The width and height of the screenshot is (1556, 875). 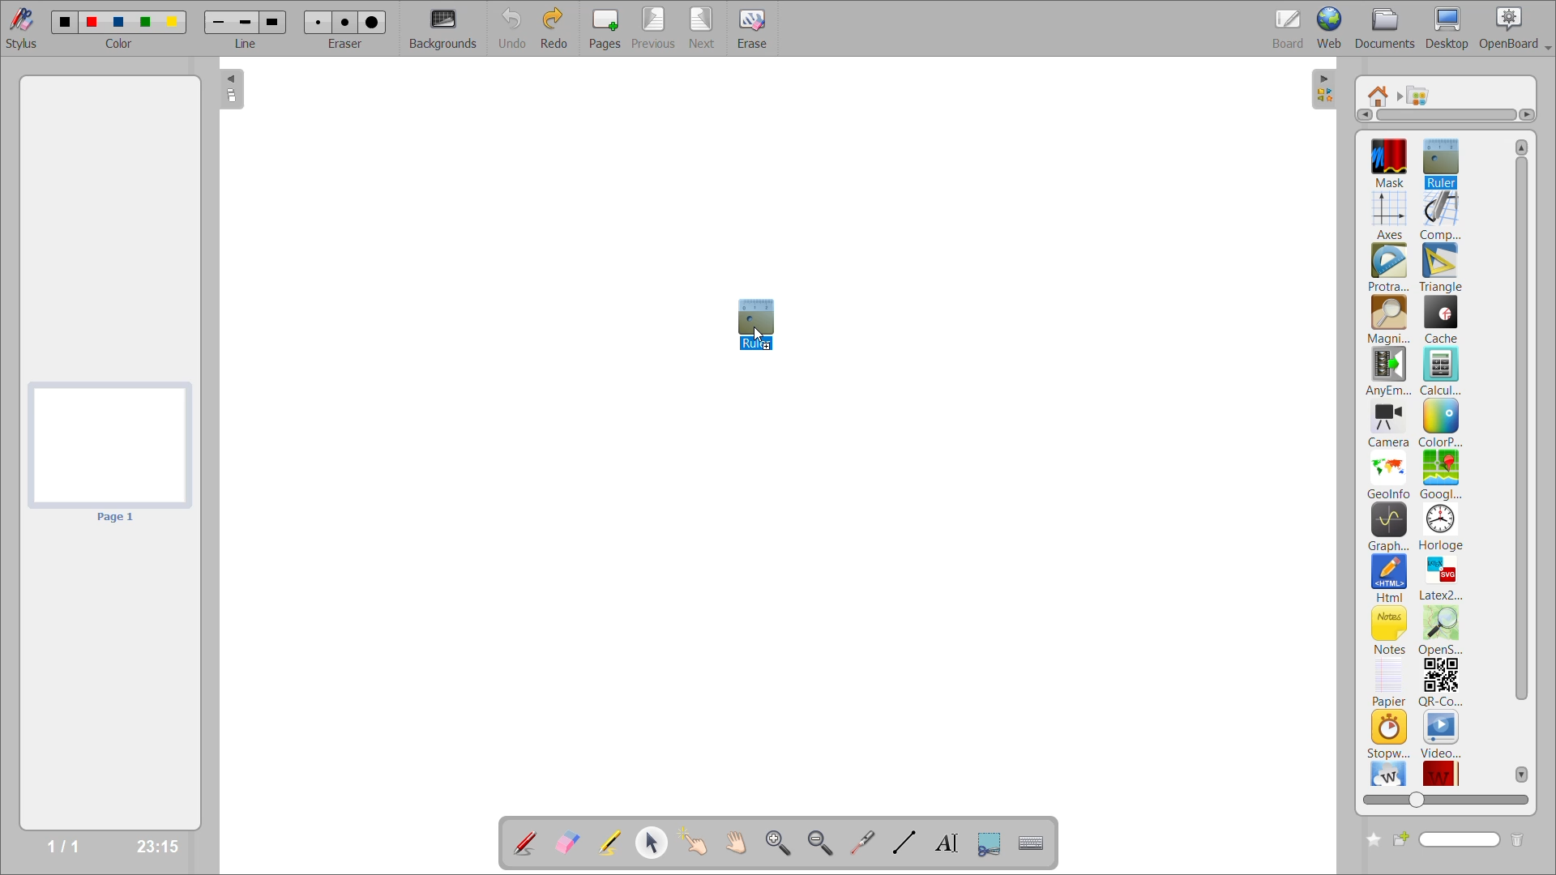 What do you see at coordinates (570, 843) in the screenshot?
I see `erase annotation` at bounding box center [570, 843].